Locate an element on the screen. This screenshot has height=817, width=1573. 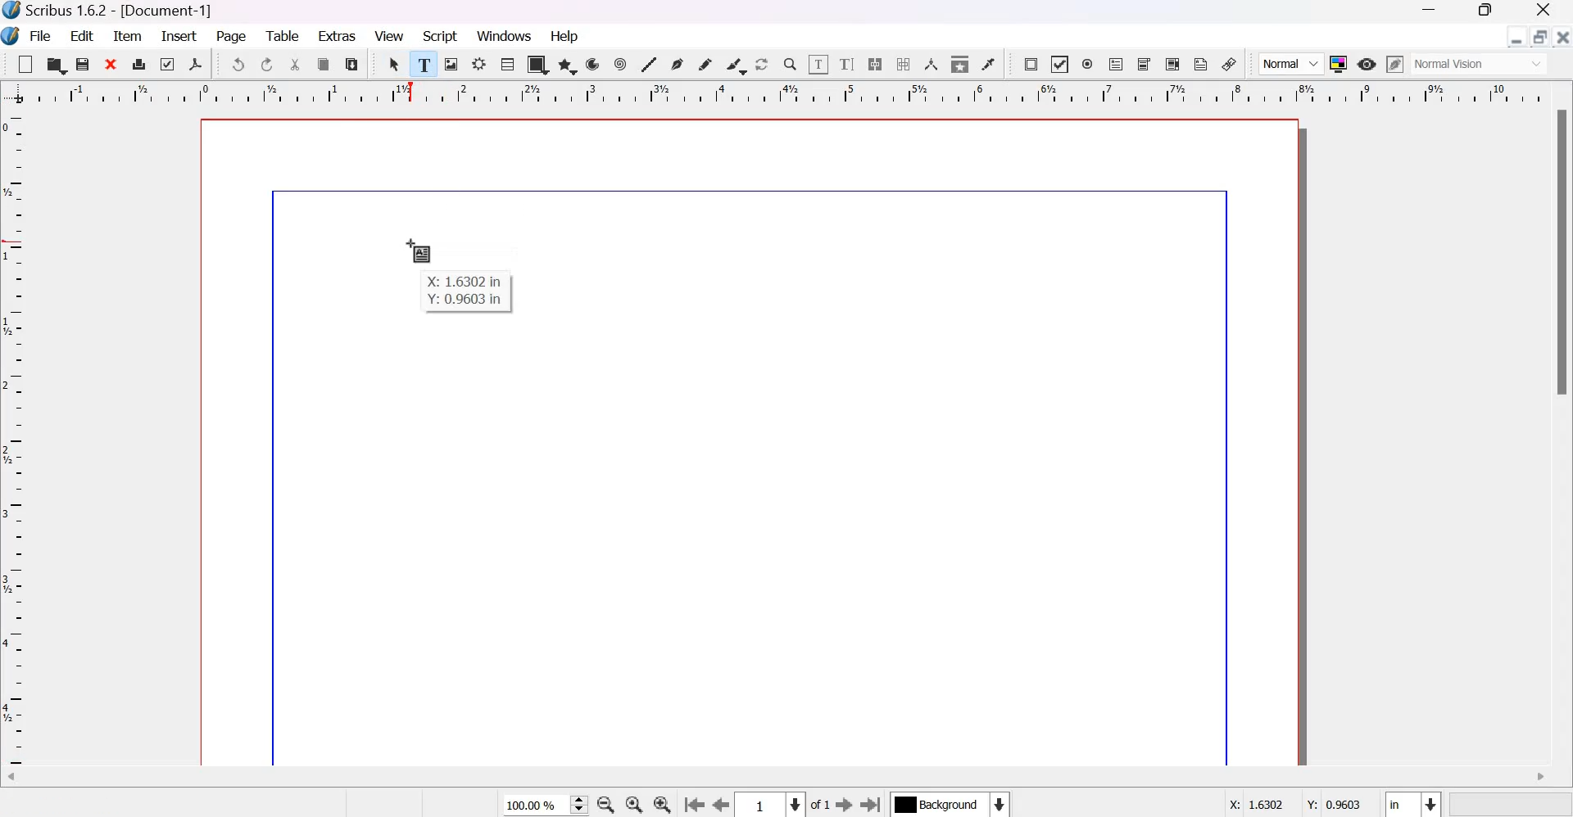
Go to the next page is located at coordinates (844, 805).